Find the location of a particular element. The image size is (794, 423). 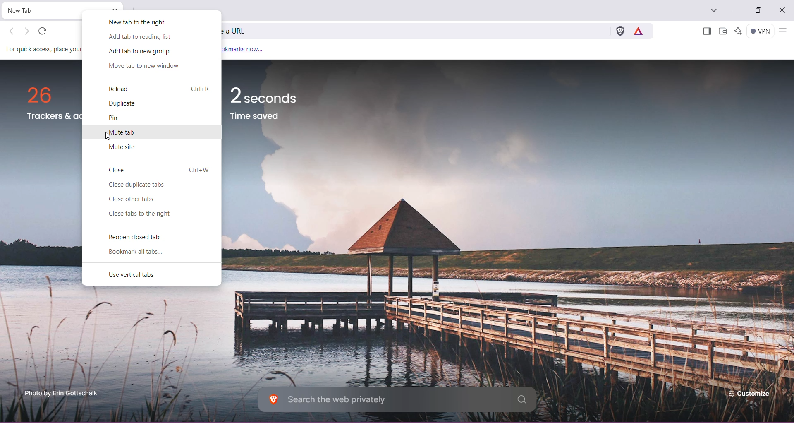

Close is located at coordinates (783, 10).